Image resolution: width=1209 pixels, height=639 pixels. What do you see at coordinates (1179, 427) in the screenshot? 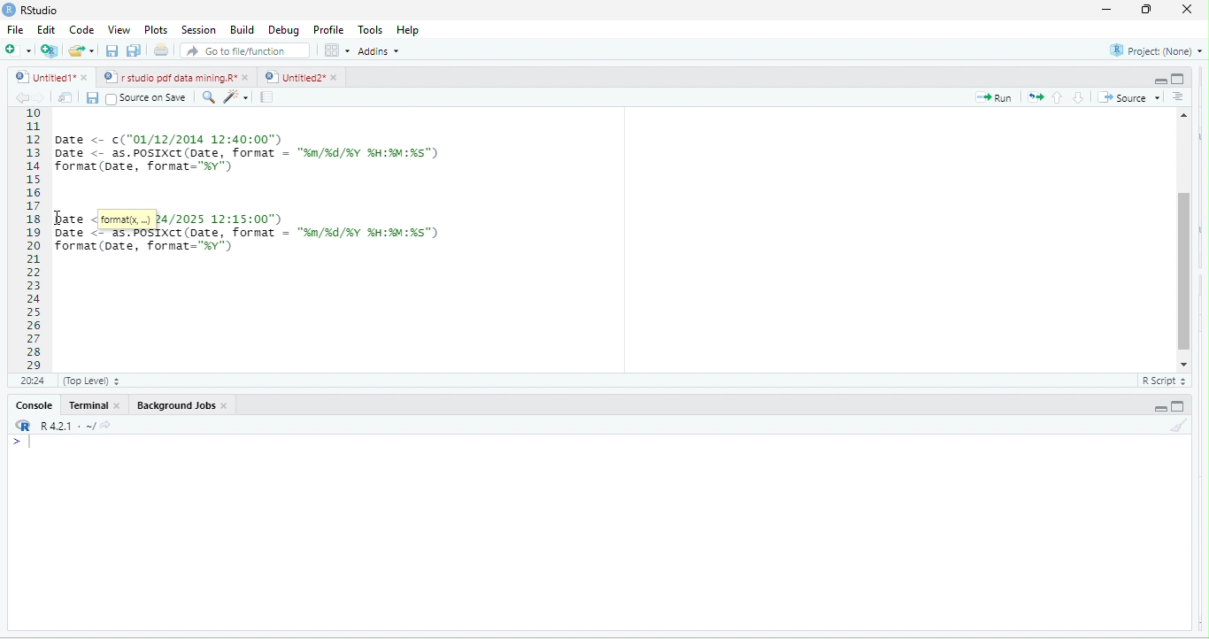
I see `clear console` at bounding box center [1179, 427].